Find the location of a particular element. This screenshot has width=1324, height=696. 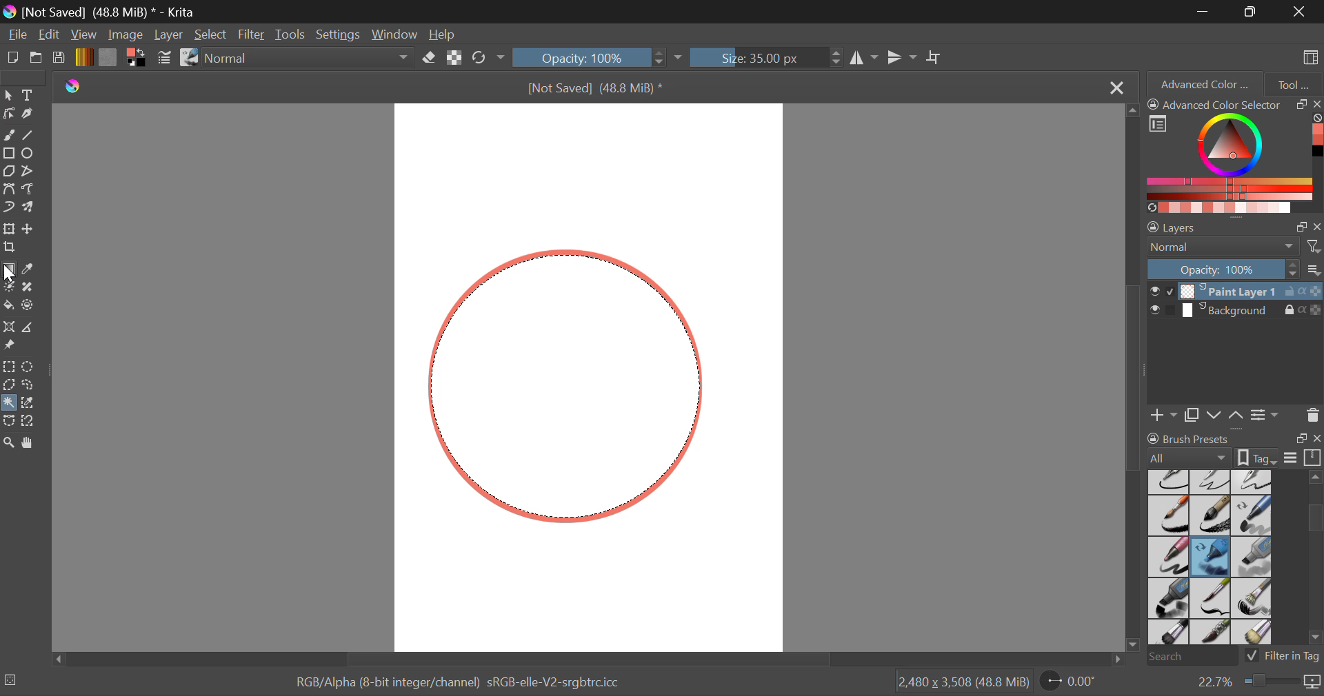

Select is located at coordinates (8, 95).